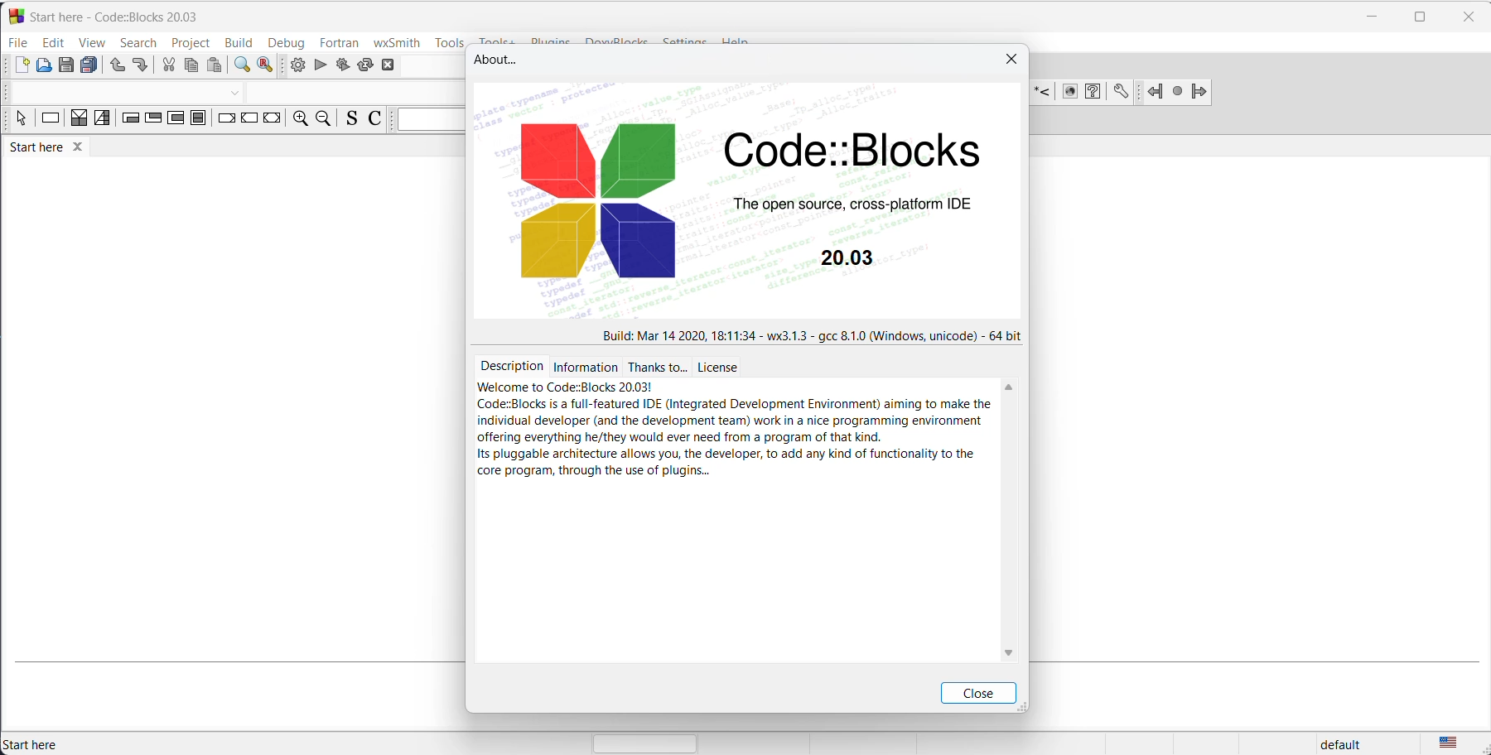 Image resolution: width=1491 pixels, height=755 pixels. What do you see at coordinates (130, 122) in the screenshot?
I see `entry condition loop` at bounding box center [130, 122].